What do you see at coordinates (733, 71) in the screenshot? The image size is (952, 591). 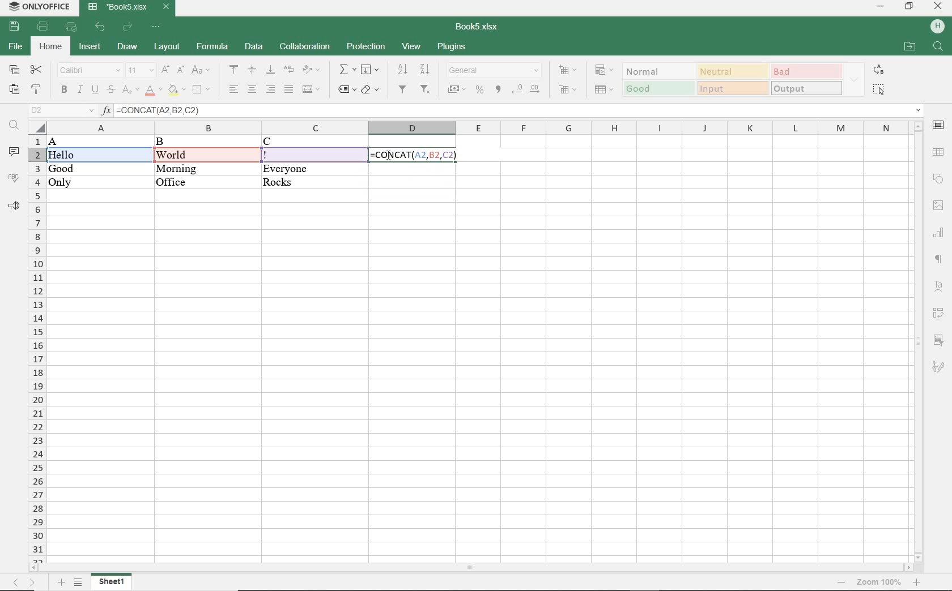 I see `NEUTRAL` at bounding box center [733, 71].